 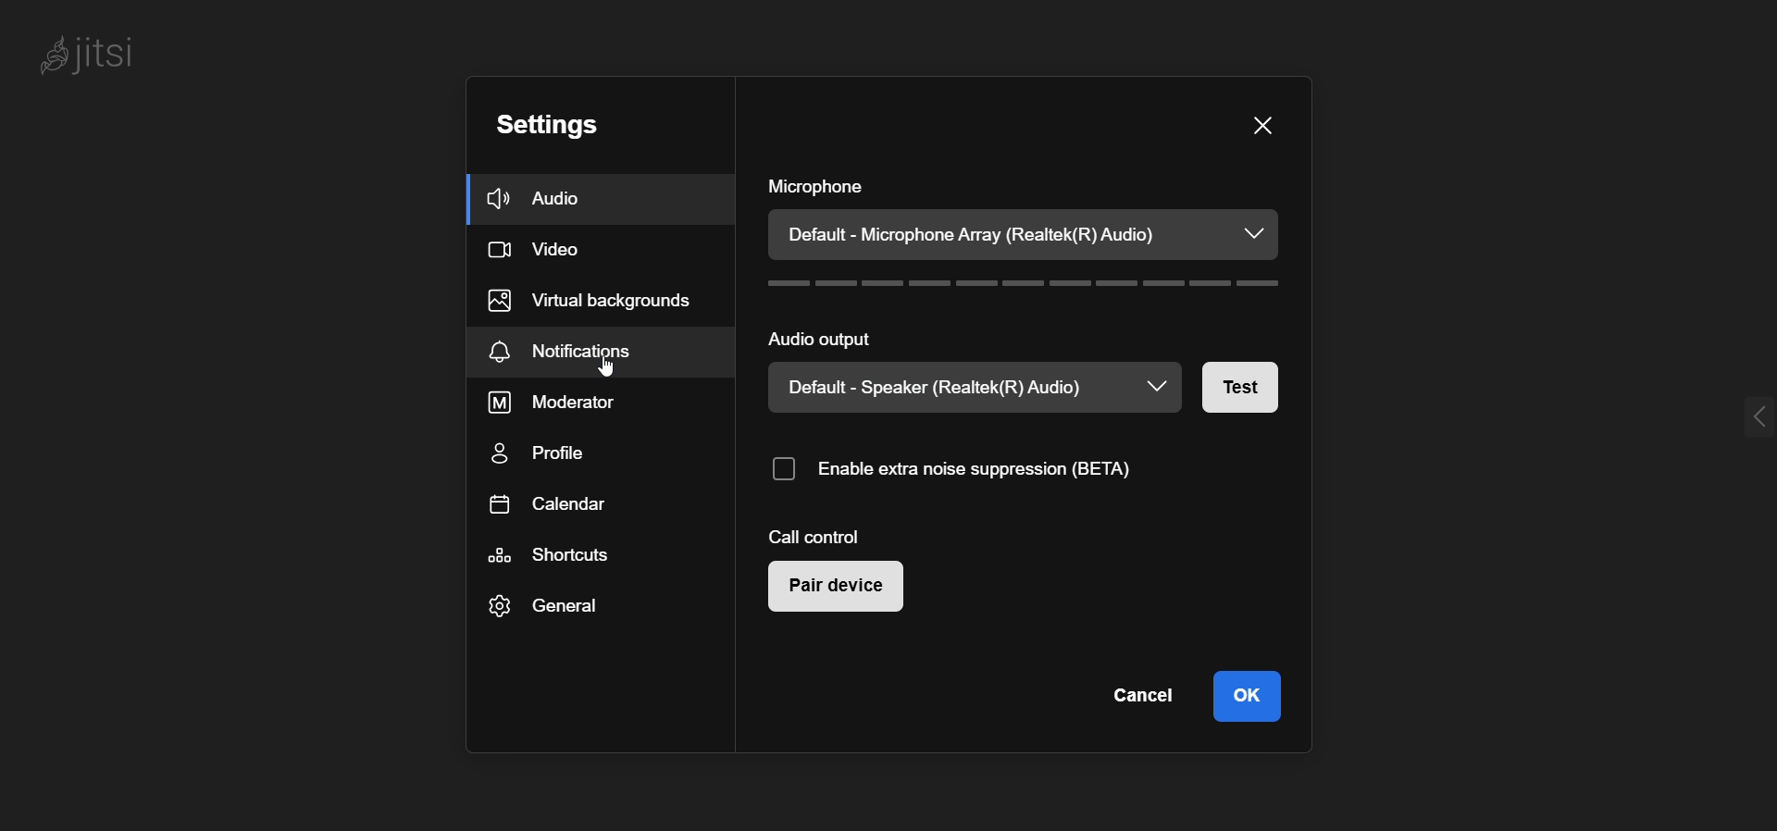 I want to click on enable noise suppression (BETA), so click(x=962, y=463).